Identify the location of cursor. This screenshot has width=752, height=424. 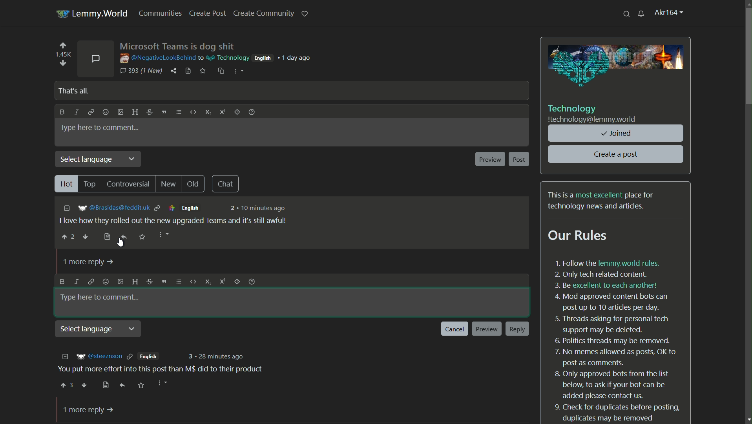
(122, 243).